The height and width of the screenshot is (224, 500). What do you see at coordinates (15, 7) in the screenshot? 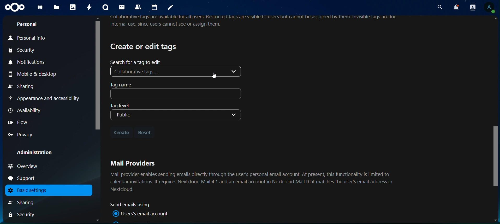
I see `icon` at bounding box center [15, 7].